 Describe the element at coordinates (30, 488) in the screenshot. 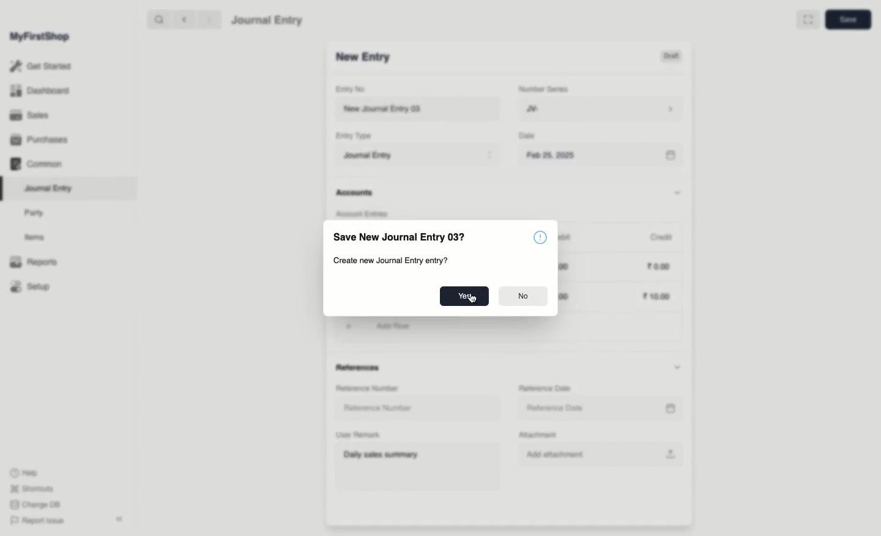

I see `Shortcuts` at that location.